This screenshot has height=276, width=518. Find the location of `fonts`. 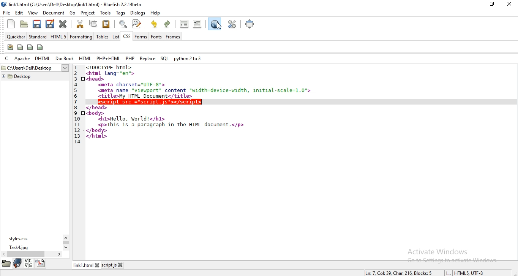

fonts is located at coordinates (156, 36).